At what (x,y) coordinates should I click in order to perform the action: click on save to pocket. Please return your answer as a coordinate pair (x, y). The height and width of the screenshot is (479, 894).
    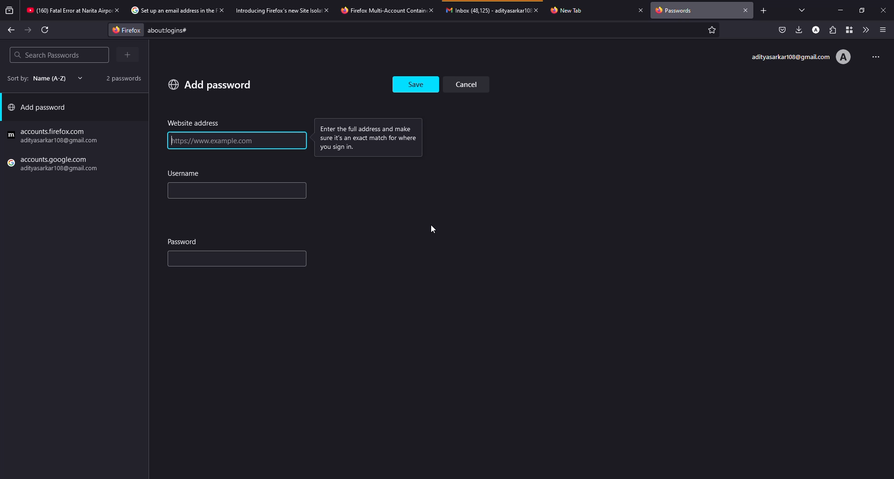
    Looking at the image, I should click on (782, 30).